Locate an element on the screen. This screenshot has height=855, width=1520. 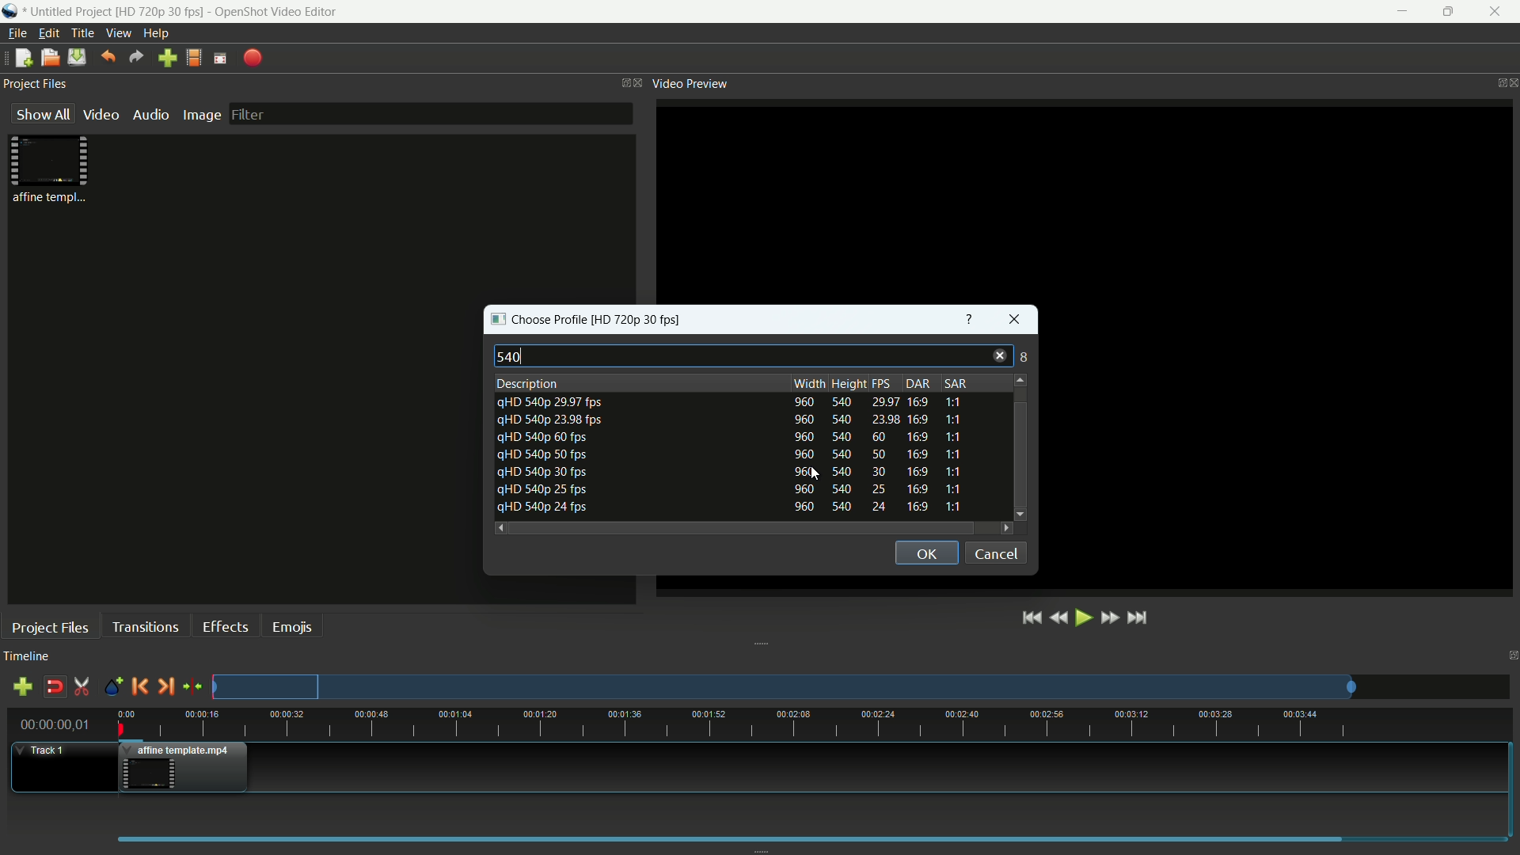
jump to start is located at coordinates (1031, 619).